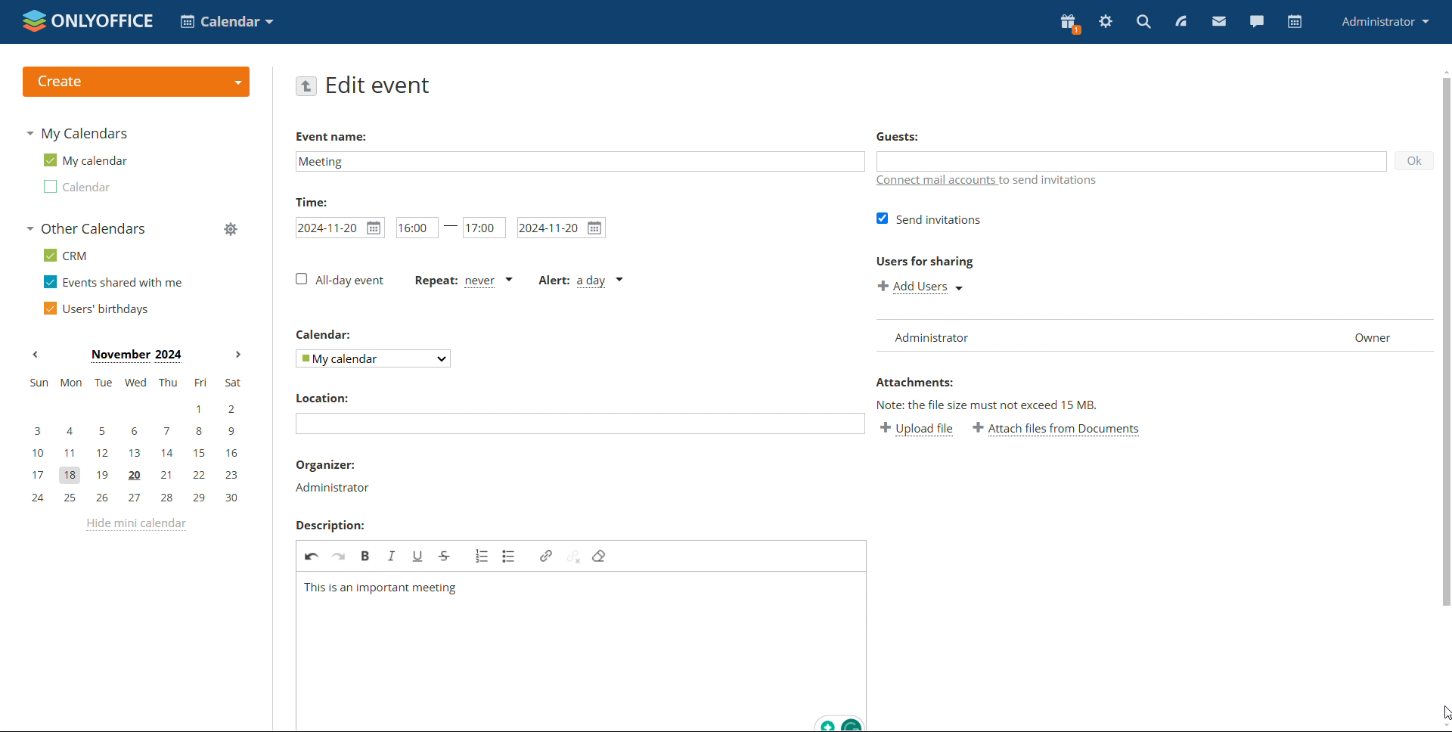  I want to click on connect mail accounts, so click(988, 184).